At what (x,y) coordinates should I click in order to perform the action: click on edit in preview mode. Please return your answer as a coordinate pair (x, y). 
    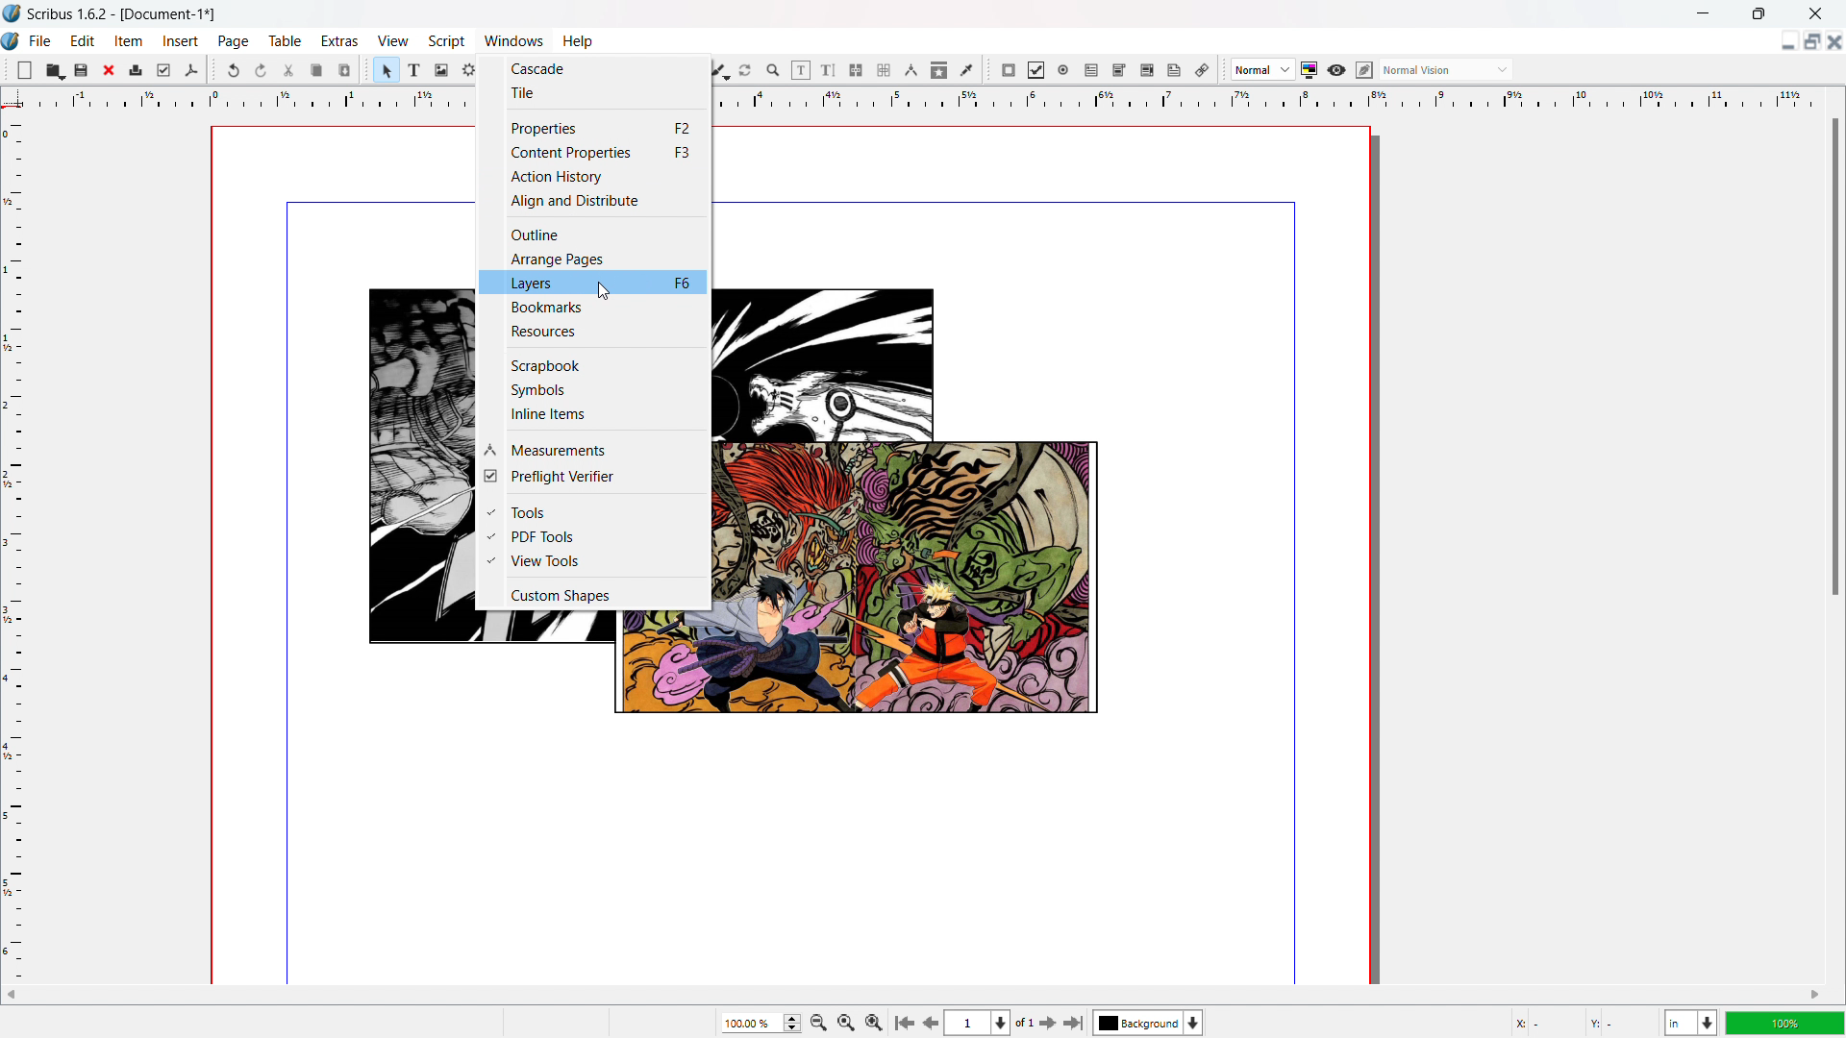
    Looking at the image, I should click on (1364, 70).